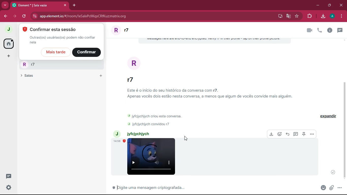 The width and height of the screenshot is (347, 195). What do you see at coordinates (5, 6) in the screenshot?
I see `more` at bounding box center [5, 6].